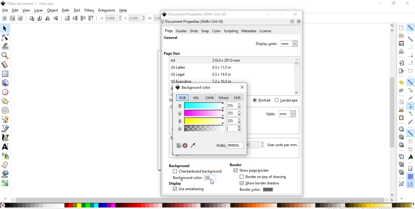 The image size is (415, 209). What do you see at coordinates (401, 51) in the screenshot?
I see `print document` at bounding box center [401, 51].